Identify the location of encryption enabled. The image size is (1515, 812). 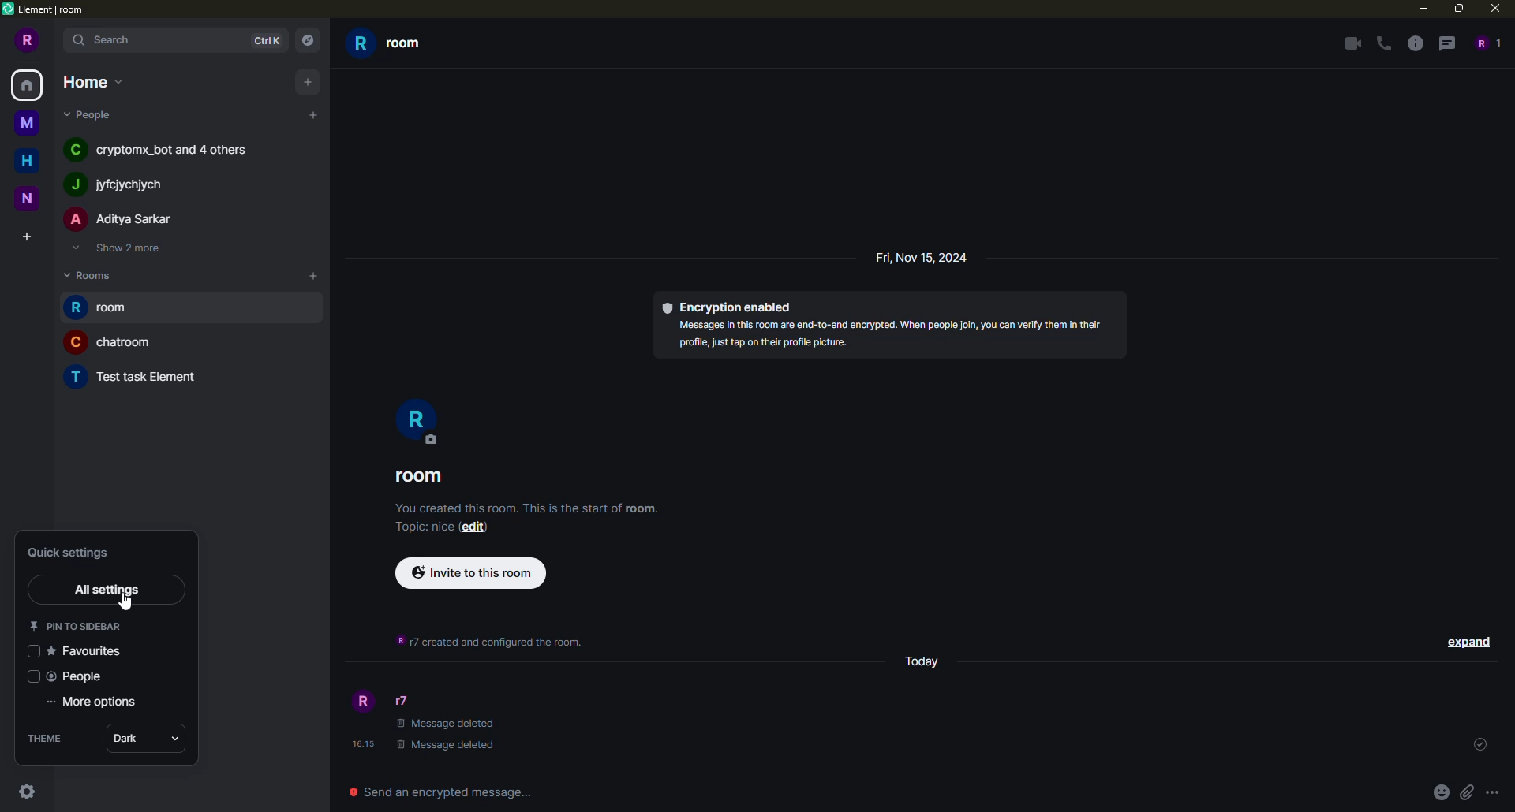
(734, 306).